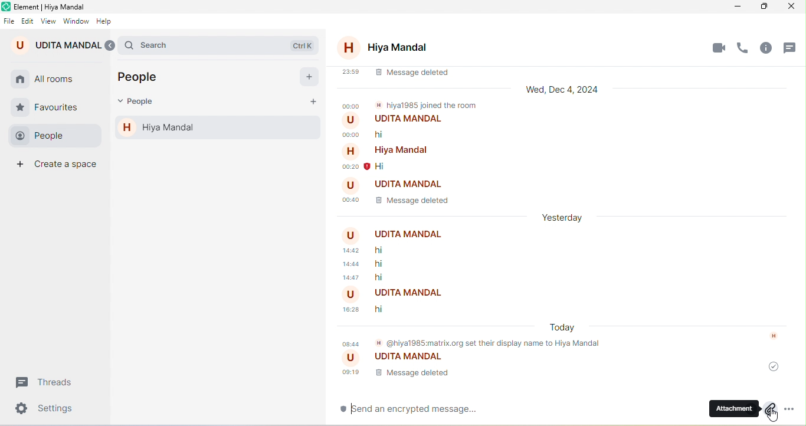 The image size is (806, 426). I want to click on voice call, so click(745, 48).